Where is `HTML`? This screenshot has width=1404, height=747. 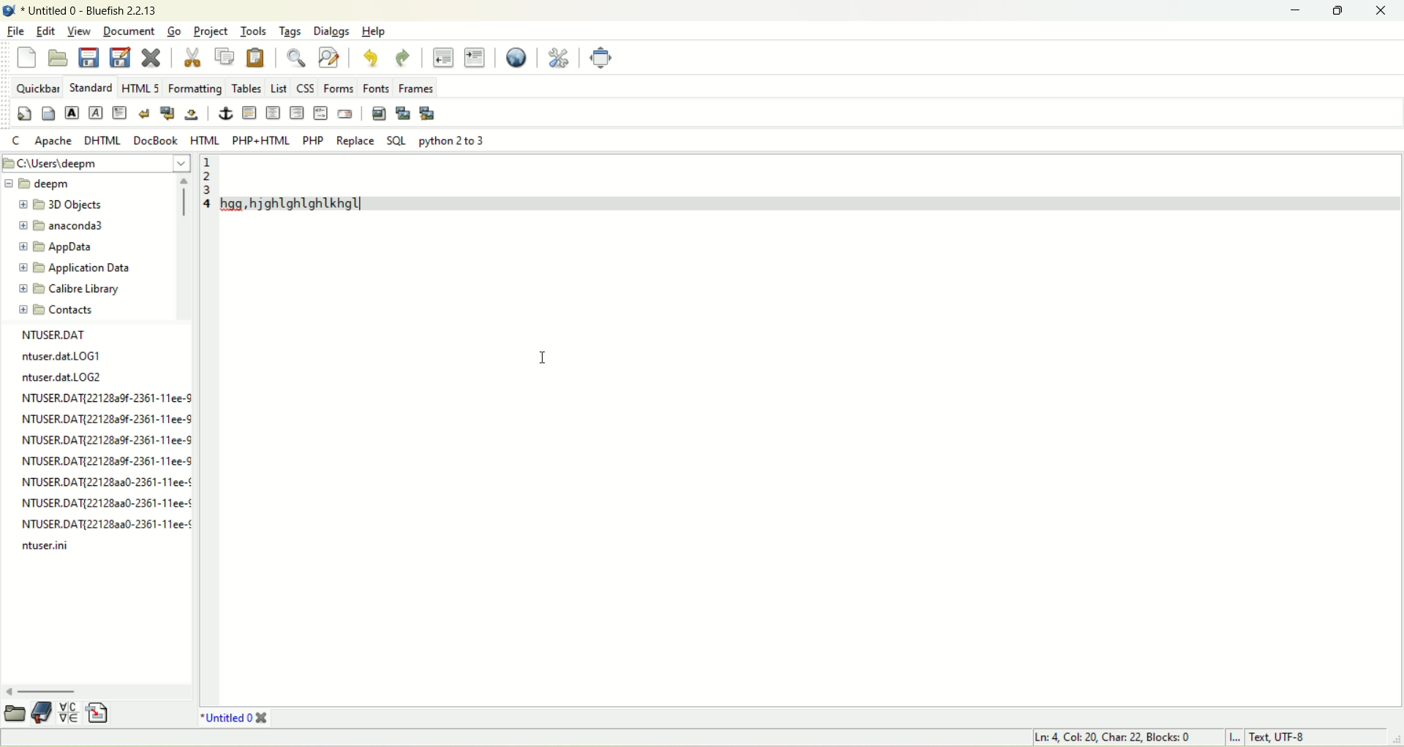
HTML is located at coordinates (205, 140).